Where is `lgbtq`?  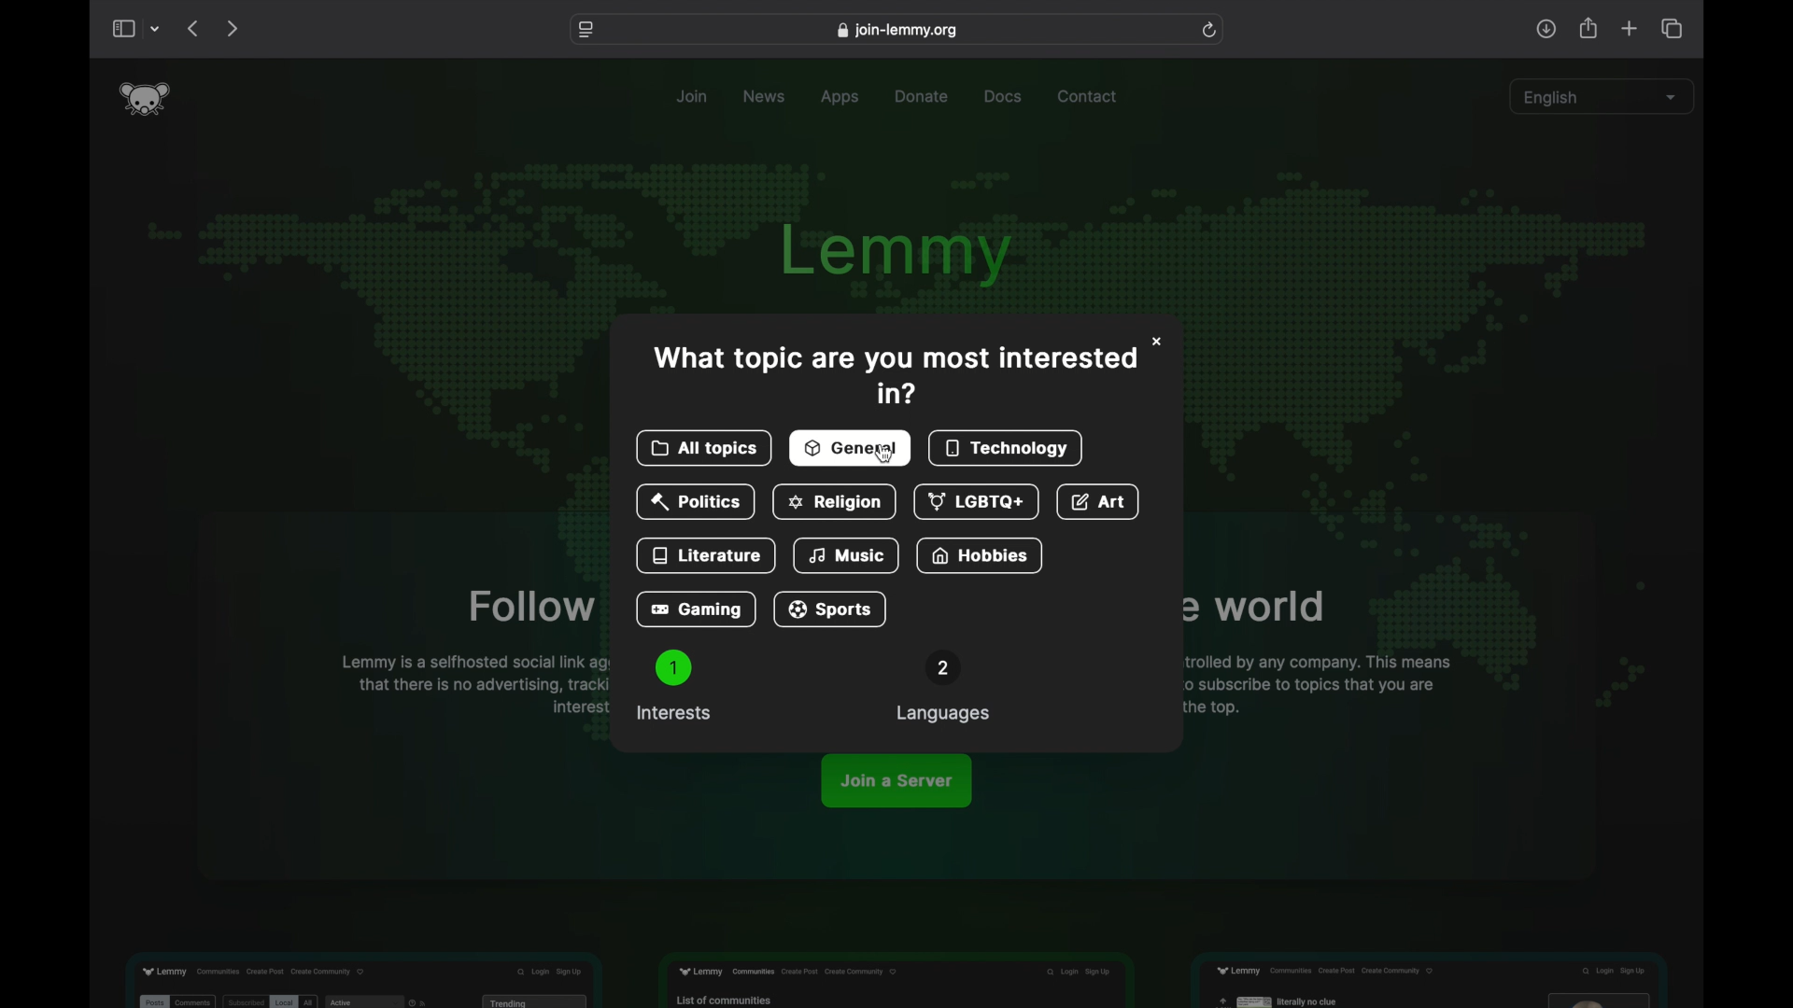
lgbtq is located at coordinates (973, 501).